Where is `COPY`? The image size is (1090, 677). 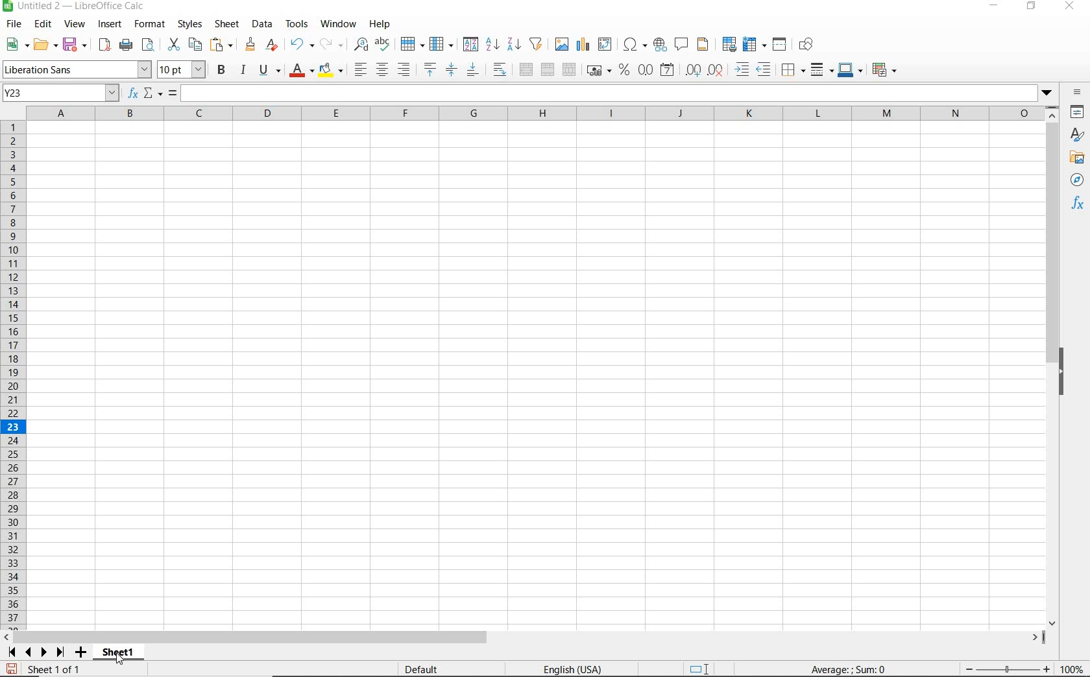 COPY is located at coordinates (195, 45).